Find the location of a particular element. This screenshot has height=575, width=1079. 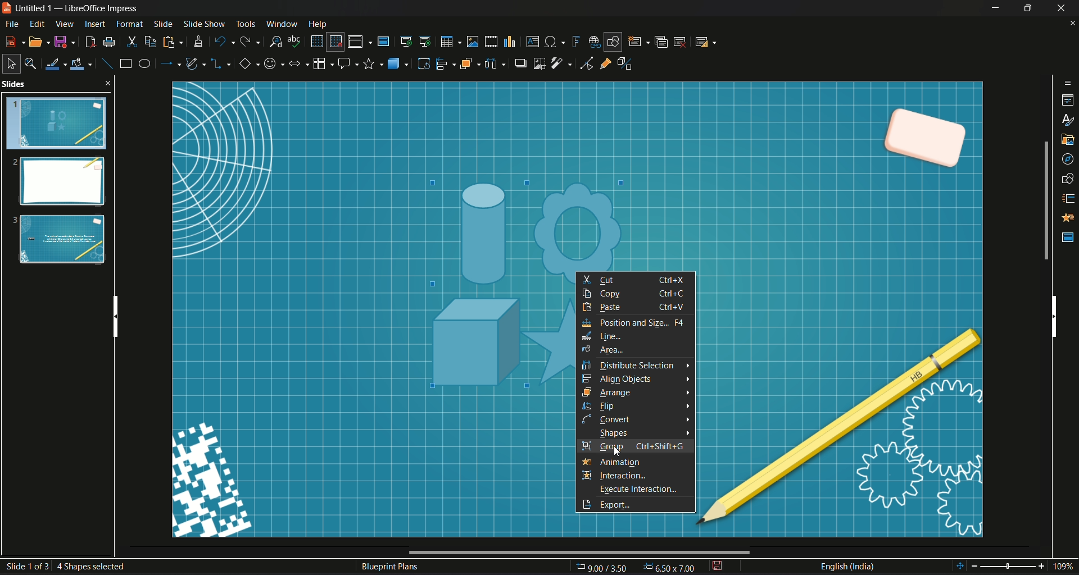

Minimize is located at coordinates (995, 8).